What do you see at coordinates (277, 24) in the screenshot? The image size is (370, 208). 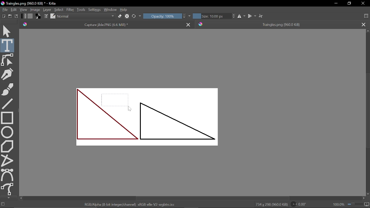 I see `tab` at bounding box center [277, 24].